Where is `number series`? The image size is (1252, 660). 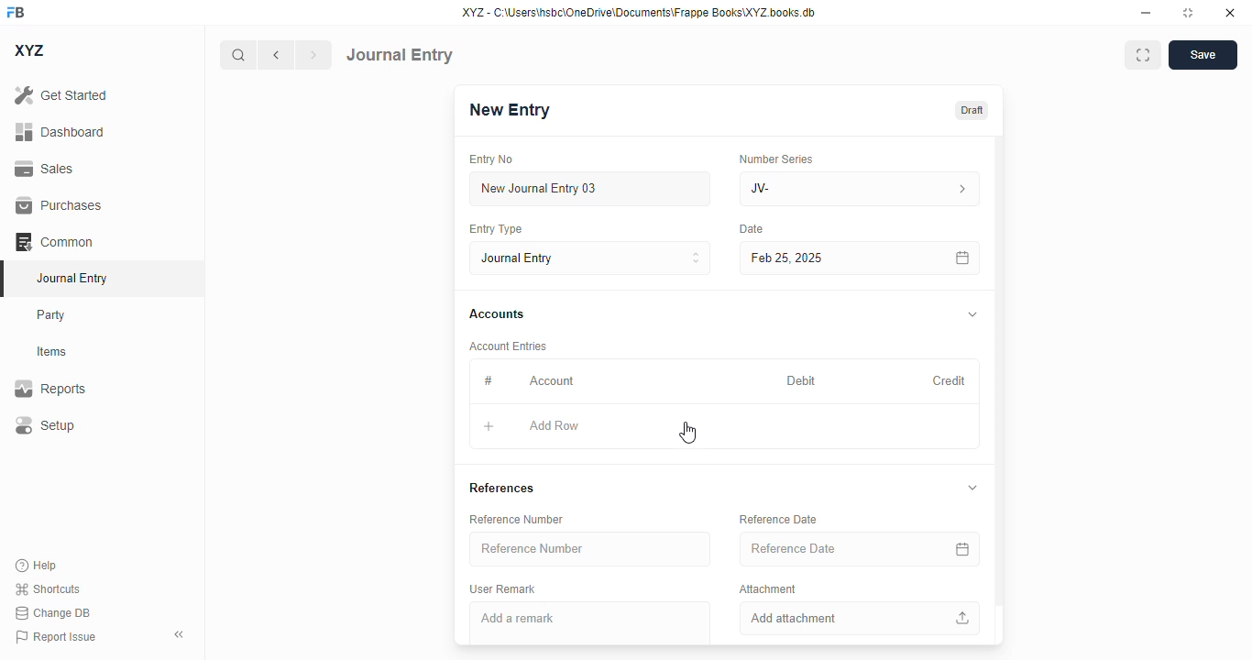
number series is located at coordinates (775, 159).